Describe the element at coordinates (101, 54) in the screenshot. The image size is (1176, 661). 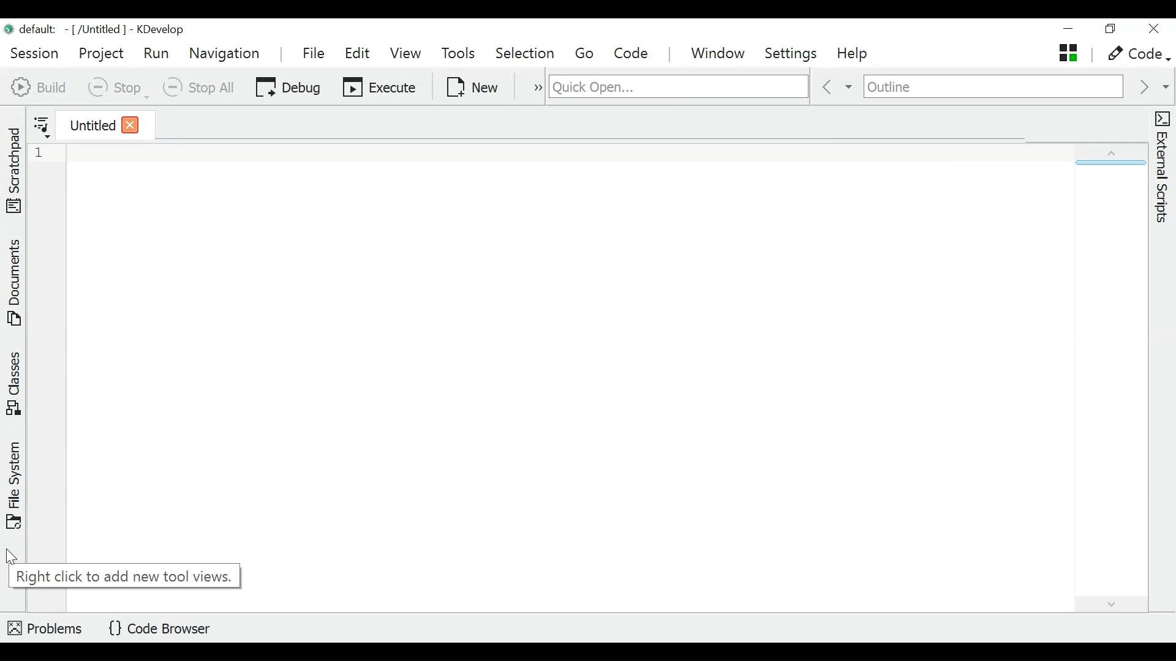
I see `Project` at that location.